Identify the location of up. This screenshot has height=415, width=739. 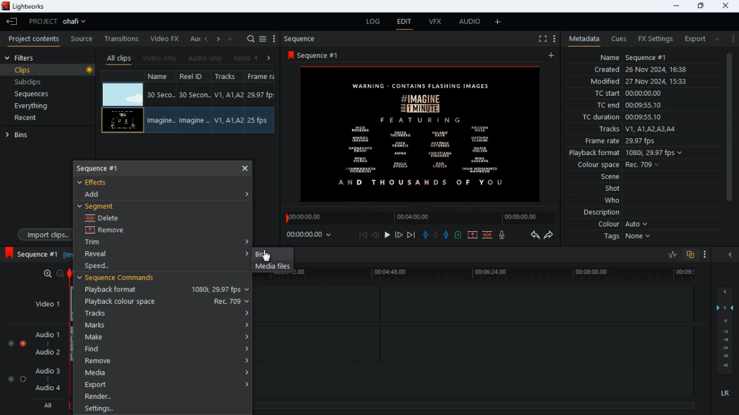
(472, 235).